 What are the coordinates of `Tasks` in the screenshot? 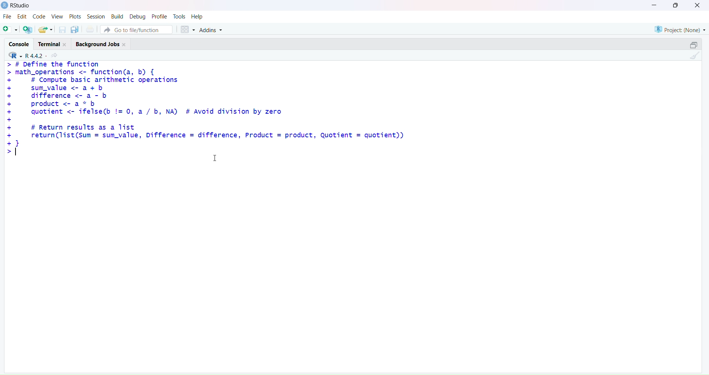 It's located at (179, 16).